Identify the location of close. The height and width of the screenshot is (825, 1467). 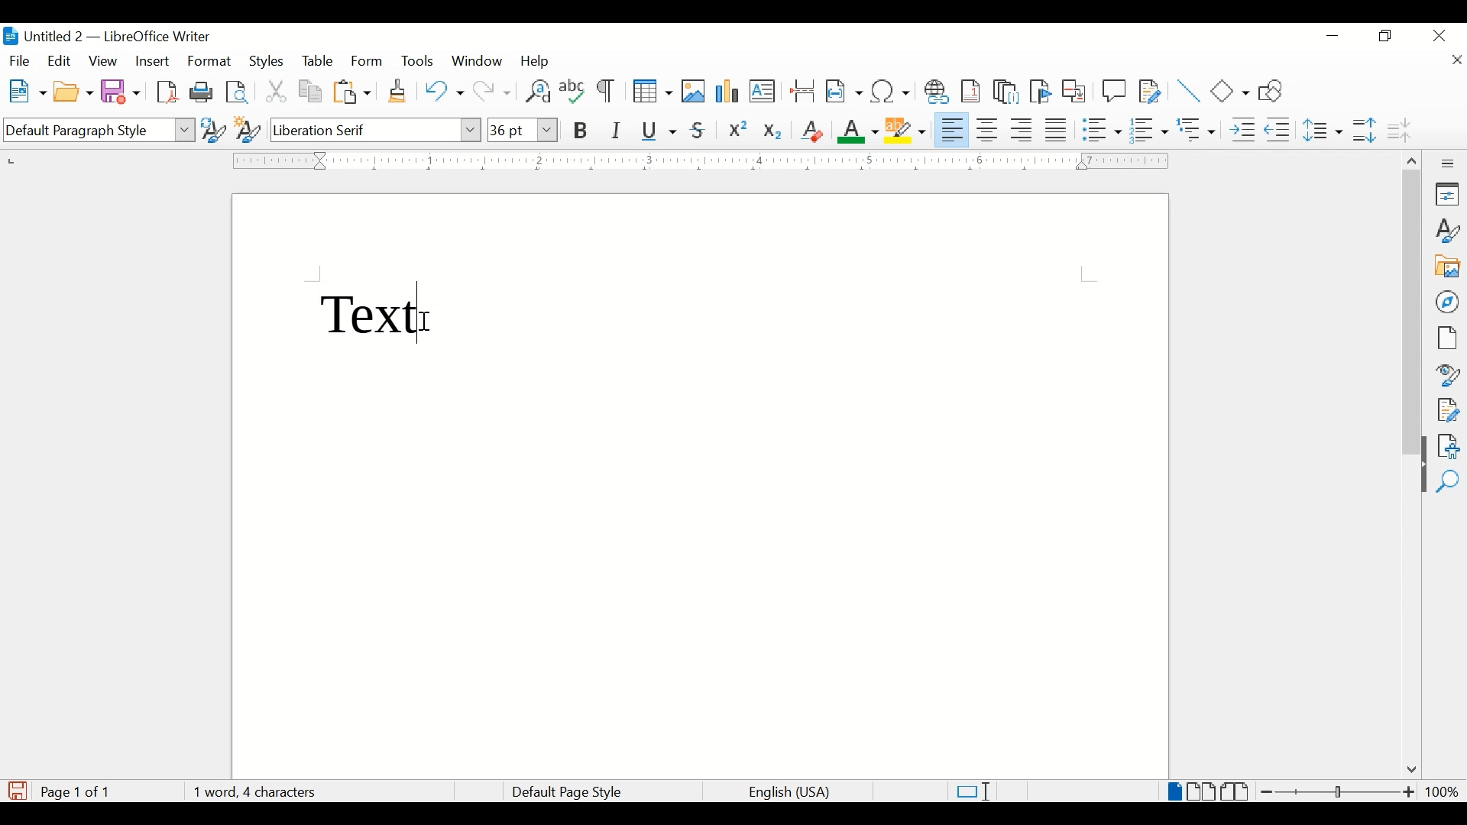
(1456, 62).